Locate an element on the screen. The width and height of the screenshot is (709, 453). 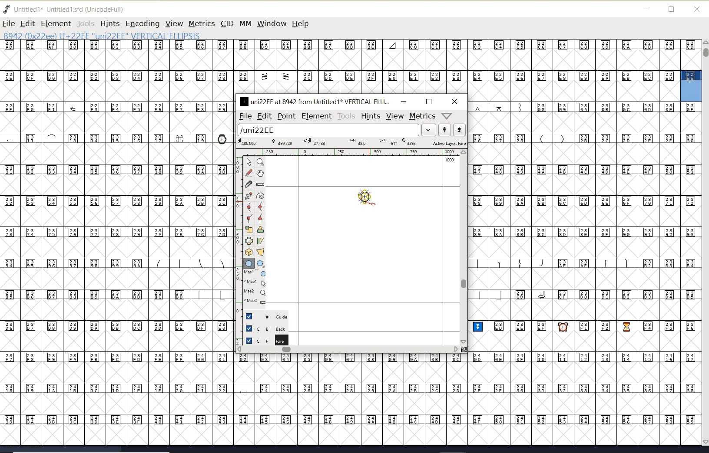
restore is located at coordinates (429, 102).